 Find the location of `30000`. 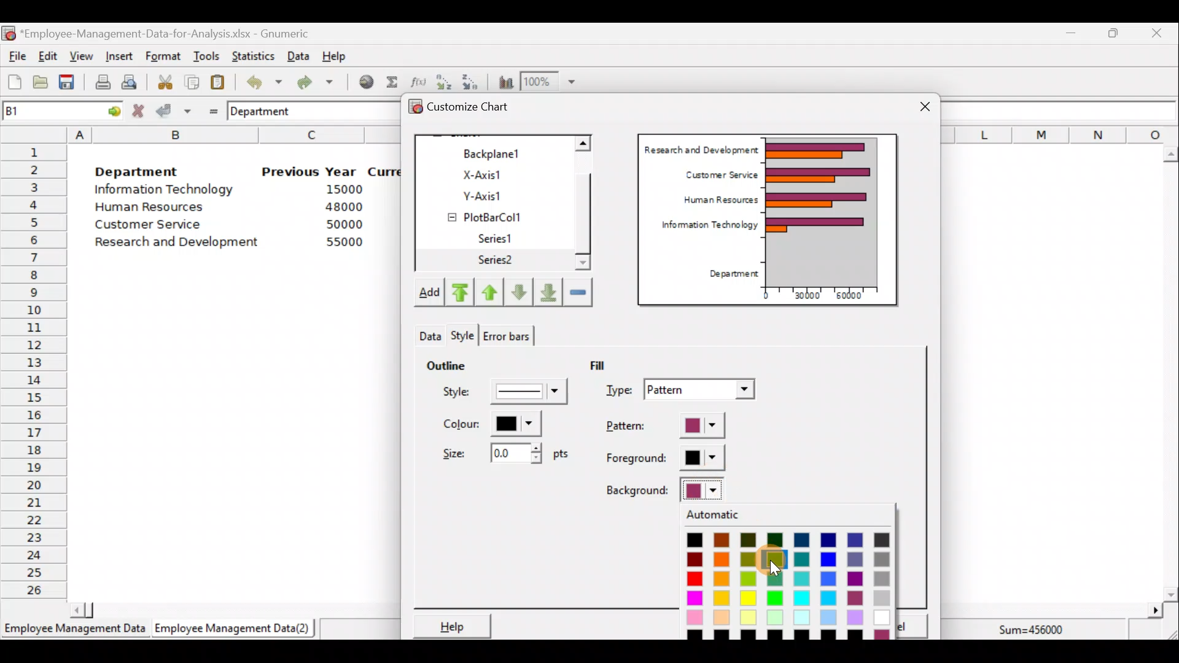

30000 is located at coordinates (806, 294).